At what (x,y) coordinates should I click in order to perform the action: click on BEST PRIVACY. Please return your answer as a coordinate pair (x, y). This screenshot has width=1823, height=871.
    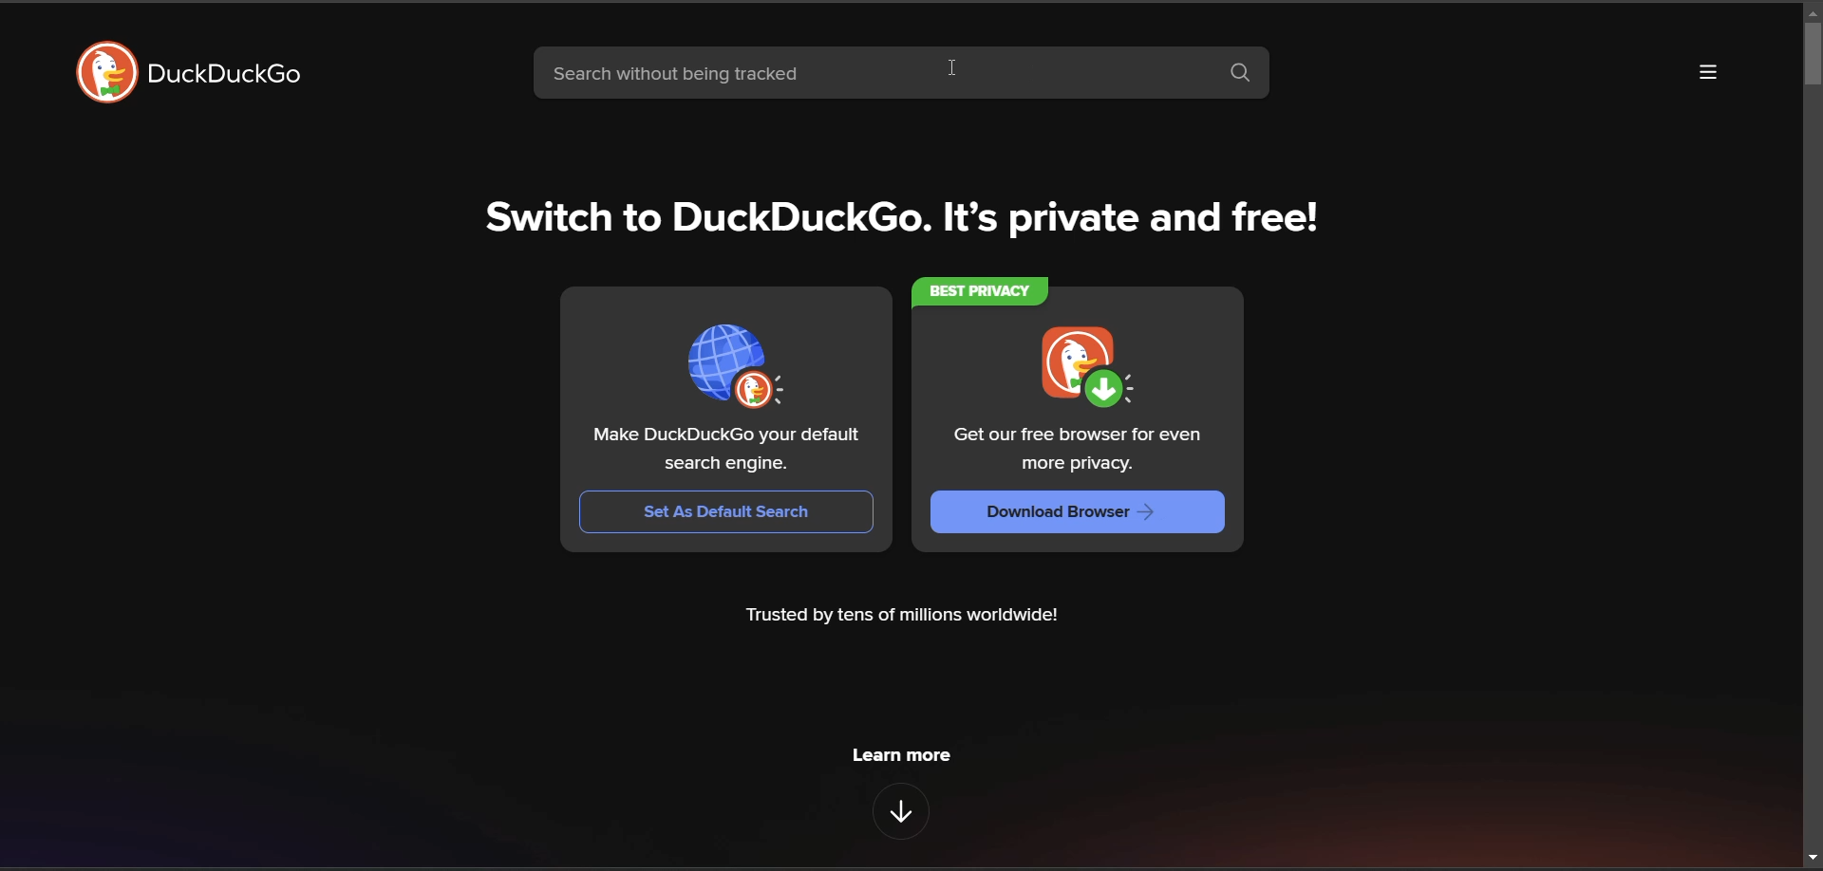
    Looking at the image, I should click on (978, 292).